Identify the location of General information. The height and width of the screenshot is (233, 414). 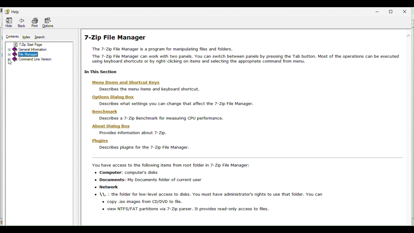
(32, 49).